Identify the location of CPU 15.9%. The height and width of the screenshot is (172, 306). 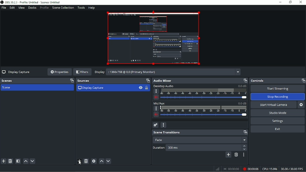
(270, 169).